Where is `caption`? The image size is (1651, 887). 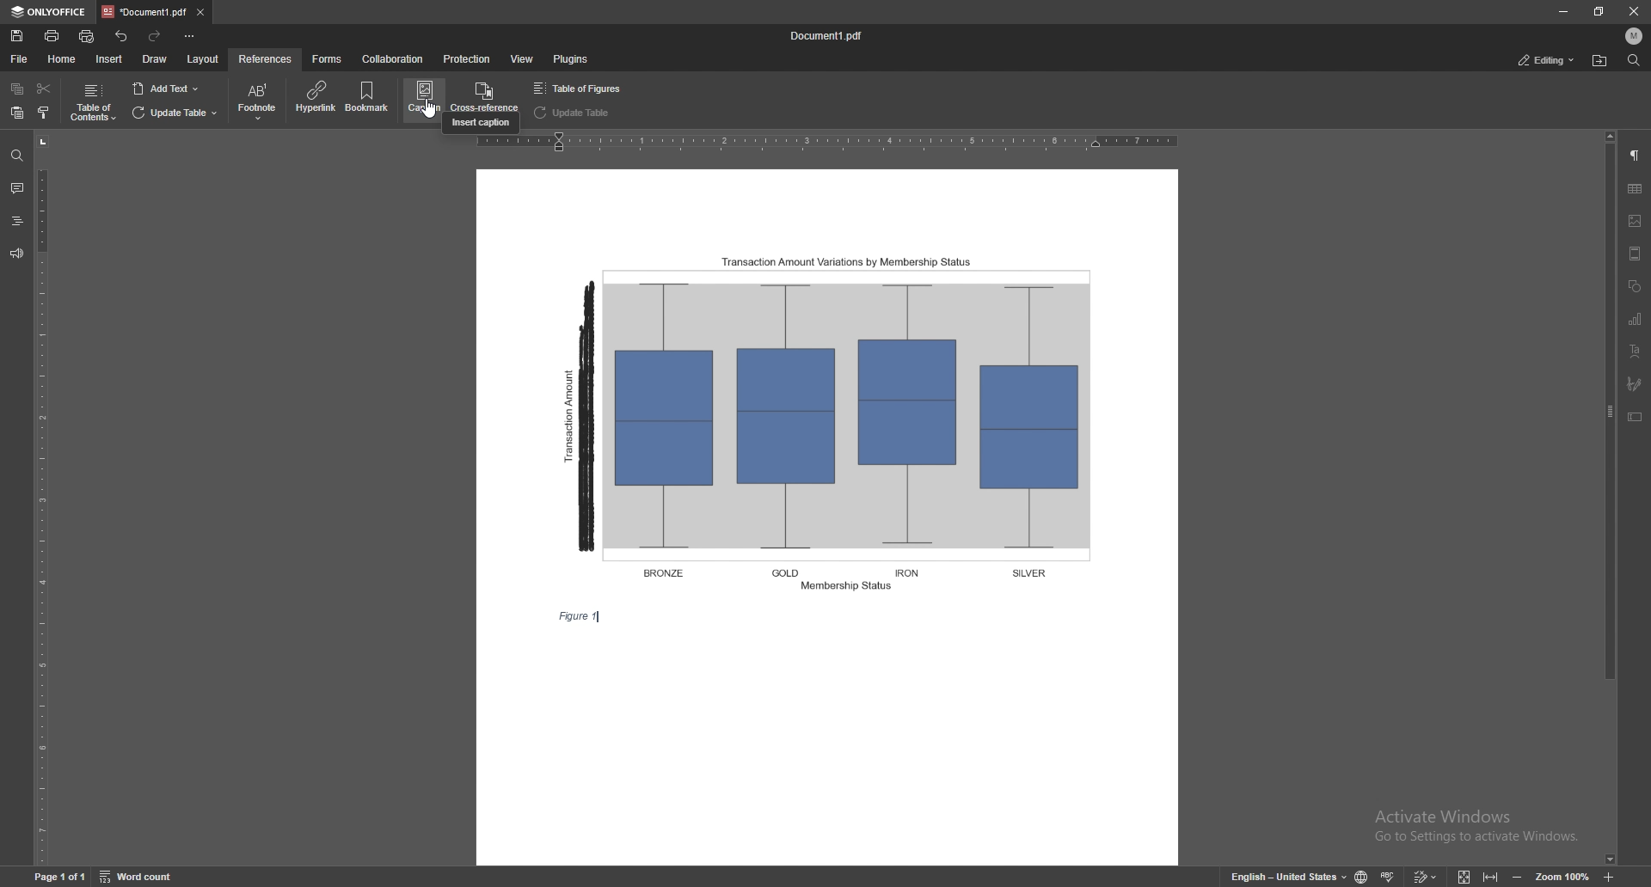 caption is located at coordinates (423, 98).